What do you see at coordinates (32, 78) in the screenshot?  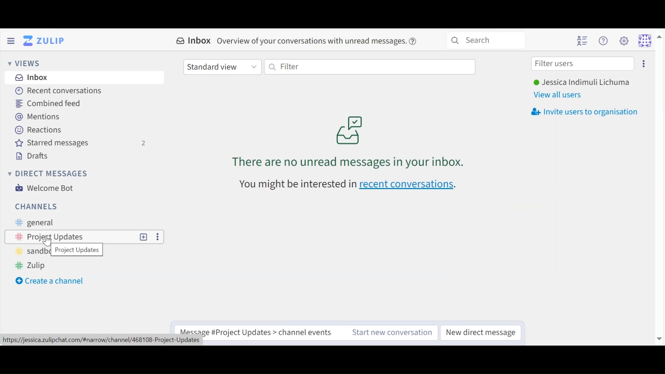 I see `Inbox` at bounding box center [32, 78].